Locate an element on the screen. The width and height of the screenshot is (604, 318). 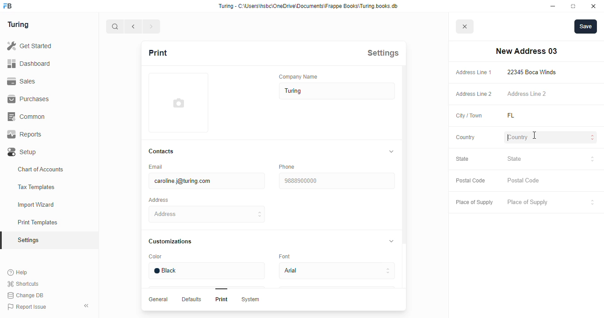
search is located at coordinates (115, 26).